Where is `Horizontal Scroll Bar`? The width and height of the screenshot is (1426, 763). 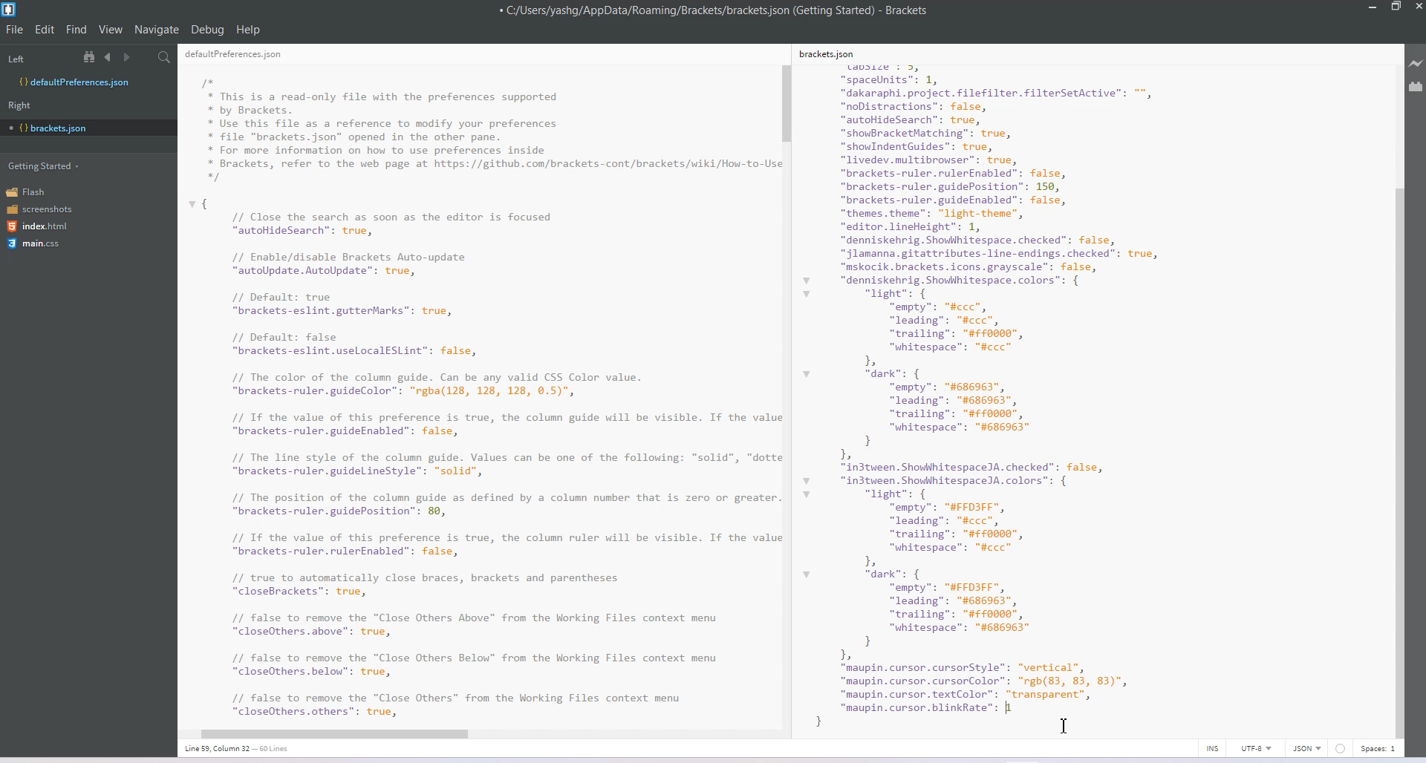
Horizontal Scroll Bar is located at coordinates (473, 731).